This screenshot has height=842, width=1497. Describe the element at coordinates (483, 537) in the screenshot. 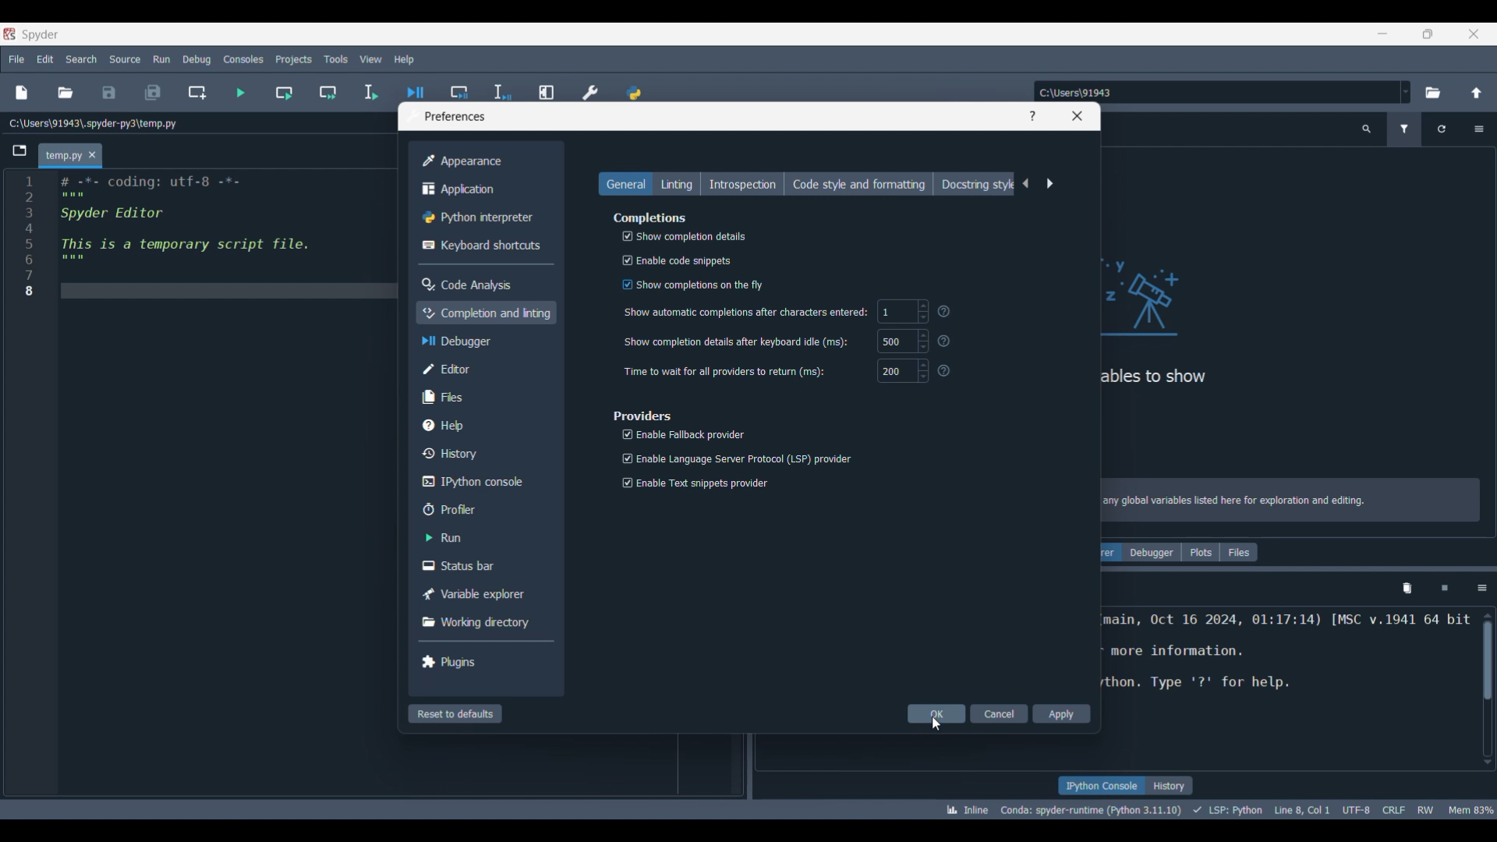

I see `Run` at that location.